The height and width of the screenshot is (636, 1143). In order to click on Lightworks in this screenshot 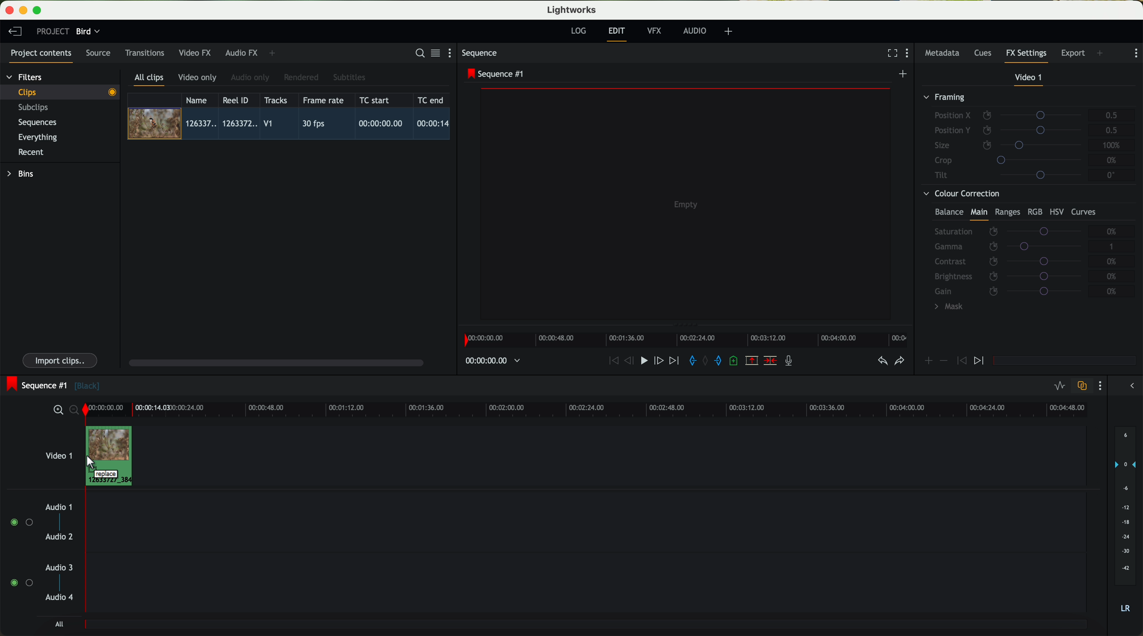, I will do `click(572, 9)`.